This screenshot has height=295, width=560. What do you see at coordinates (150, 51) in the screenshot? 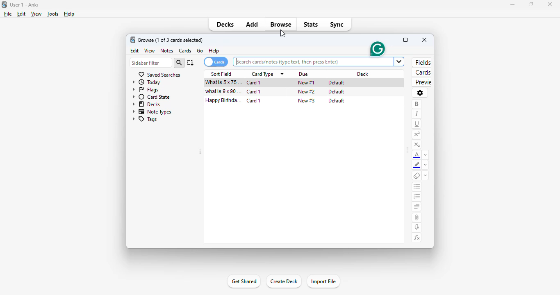
I see `view` at bounding box center [150, 51].